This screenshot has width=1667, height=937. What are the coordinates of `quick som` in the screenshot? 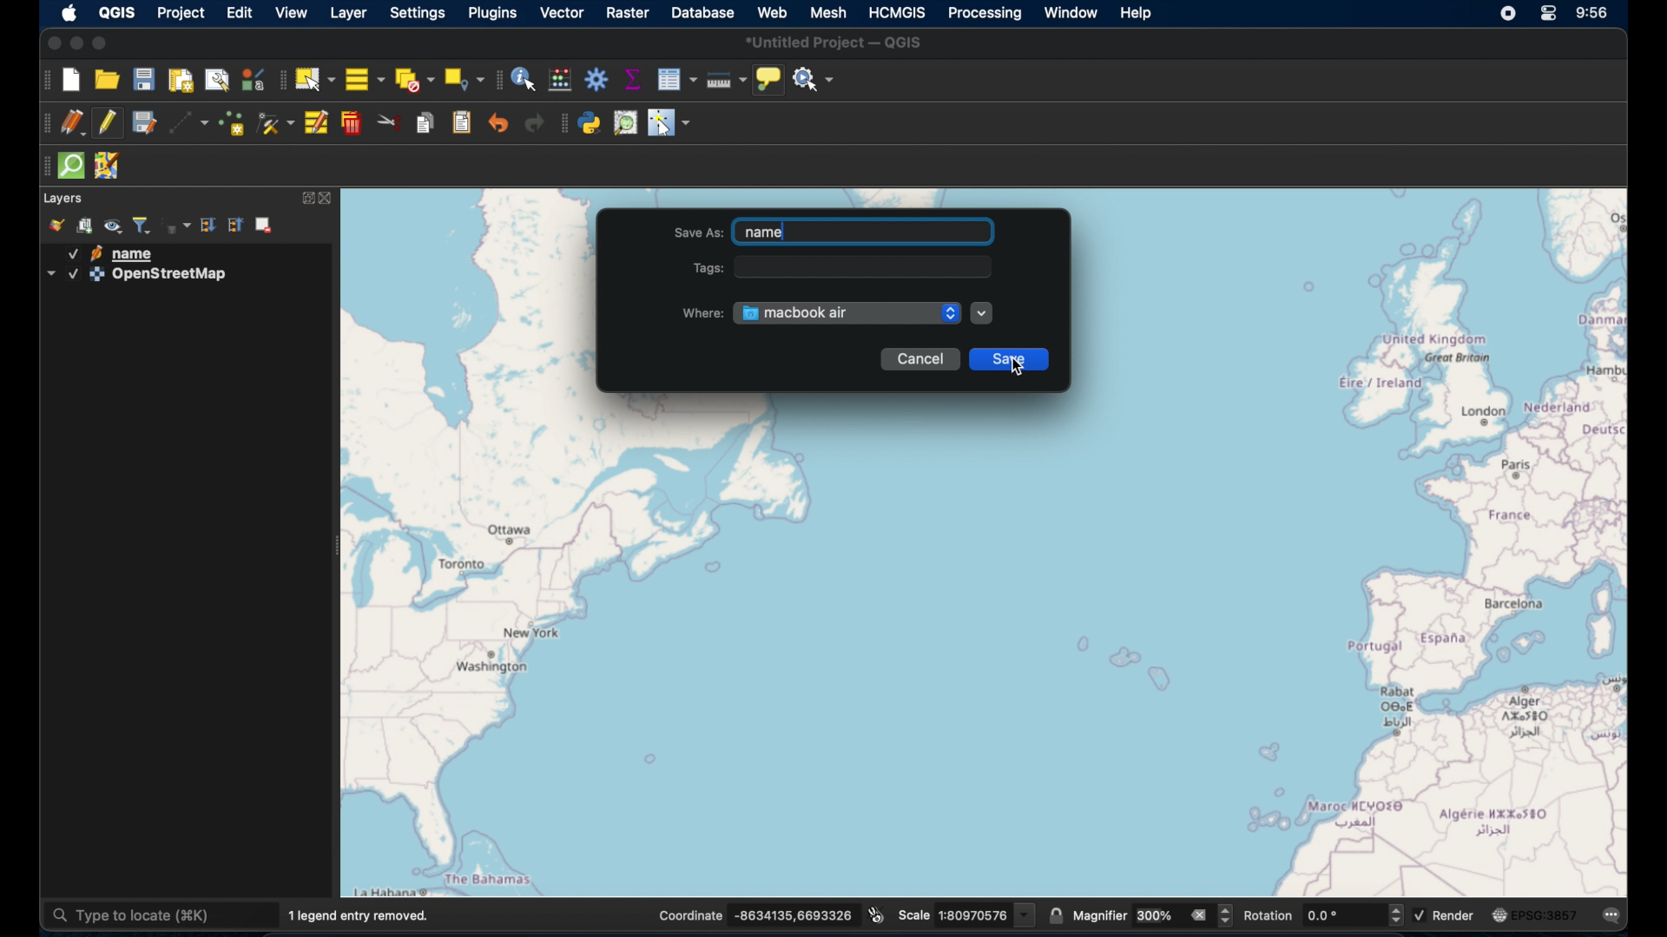 It's located at (73, 167).